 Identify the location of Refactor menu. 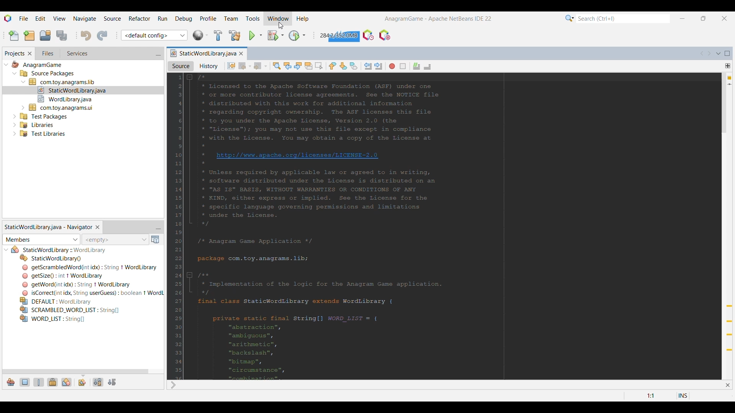
(139, 18).